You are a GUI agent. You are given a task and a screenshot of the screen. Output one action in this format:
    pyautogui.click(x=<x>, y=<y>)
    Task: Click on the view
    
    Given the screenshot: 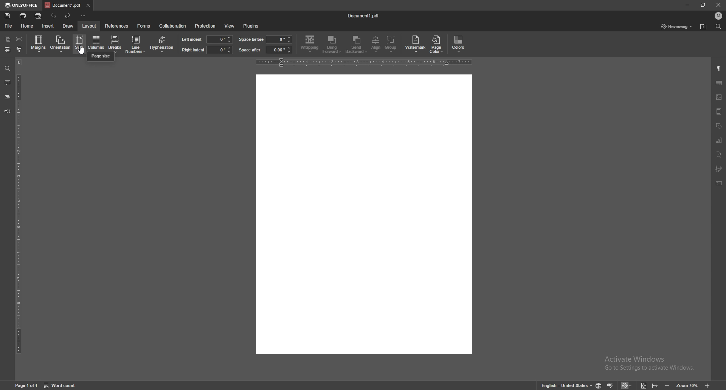 What is the action you would take?
    pyautogui.click(x=229, y=26)
    